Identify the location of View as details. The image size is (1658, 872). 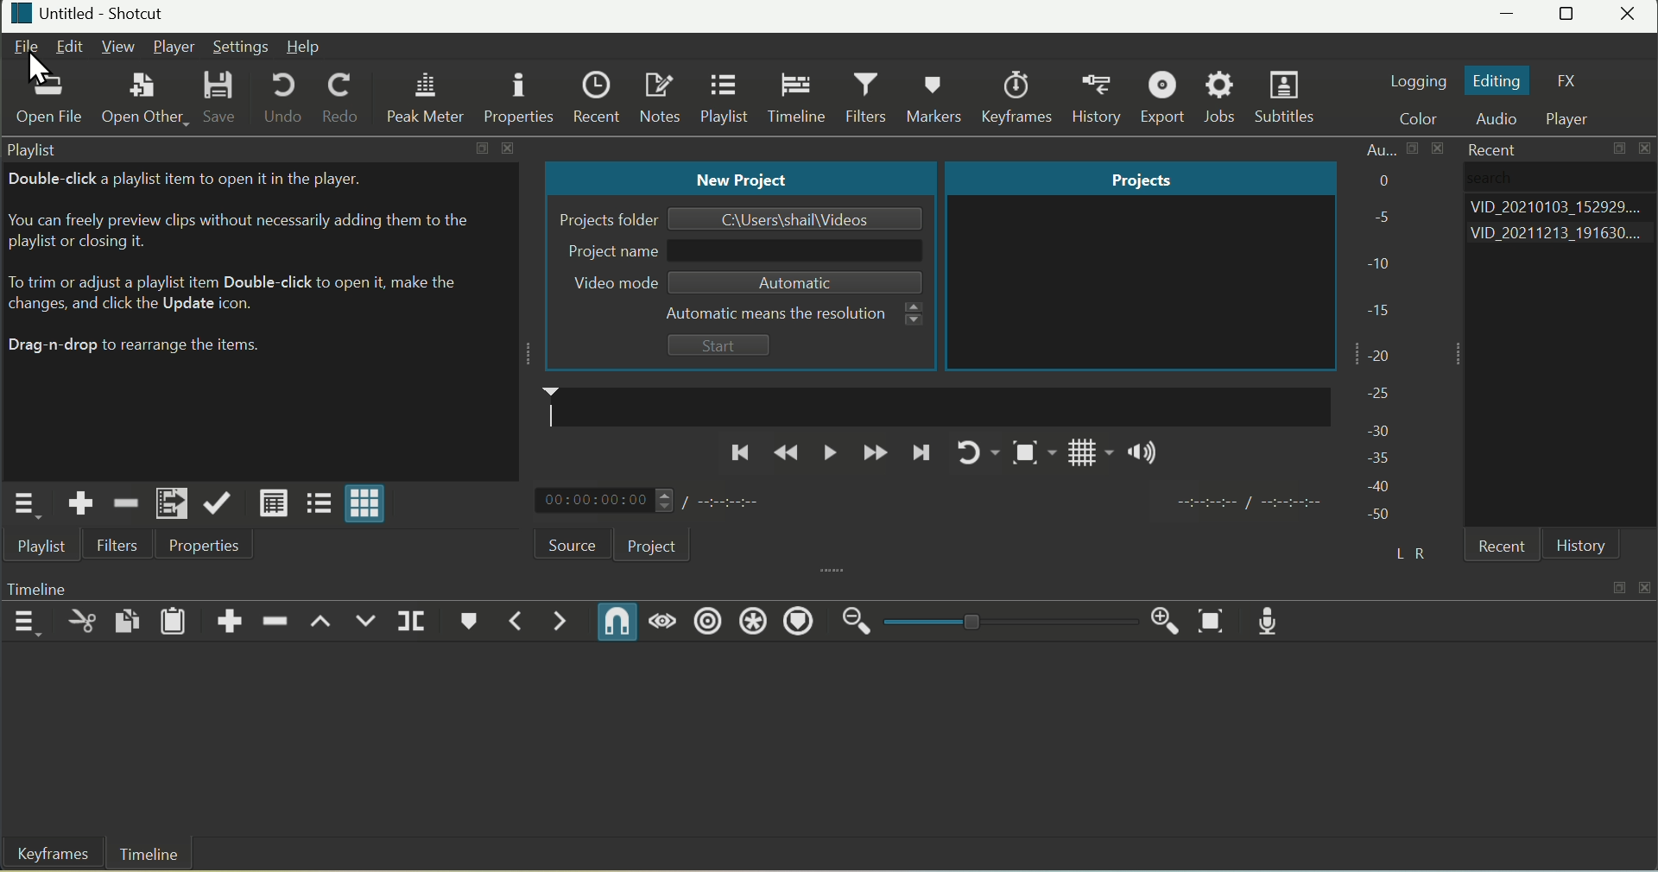
(273, 503).